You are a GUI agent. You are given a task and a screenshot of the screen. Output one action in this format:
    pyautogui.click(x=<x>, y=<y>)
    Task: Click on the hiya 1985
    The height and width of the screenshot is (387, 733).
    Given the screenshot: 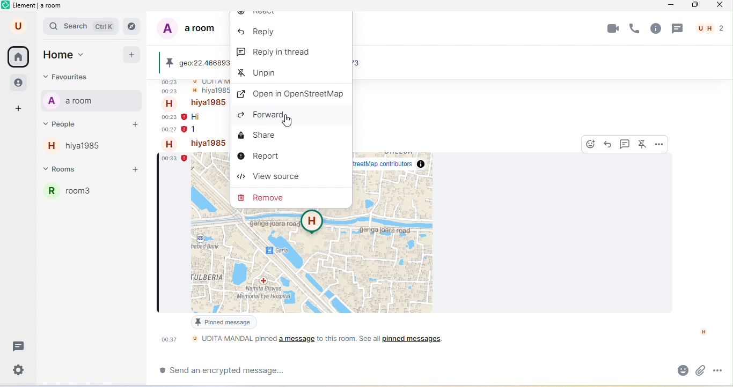 What is the action you would take?
    pyautogui.click(x=208, y=103)
    